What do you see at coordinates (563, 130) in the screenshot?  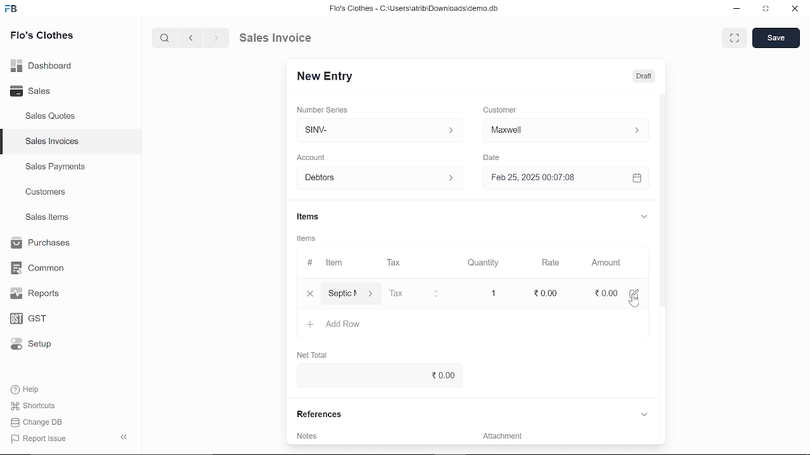 I see `Insert Customer` at bounding box center [563, 130].